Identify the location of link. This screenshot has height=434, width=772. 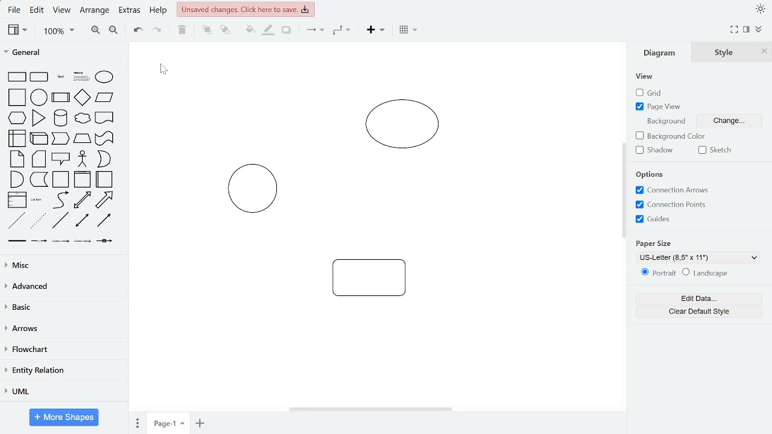
(17, 243).